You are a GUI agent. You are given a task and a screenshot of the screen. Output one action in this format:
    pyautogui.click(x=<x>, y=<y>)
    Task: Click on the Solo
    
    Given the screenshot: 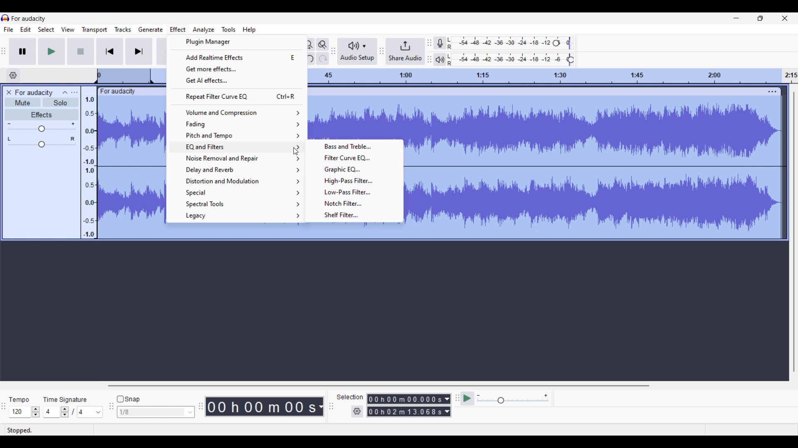 What is the action you would take?
    pyautogui.click(x=61, y=102)
    